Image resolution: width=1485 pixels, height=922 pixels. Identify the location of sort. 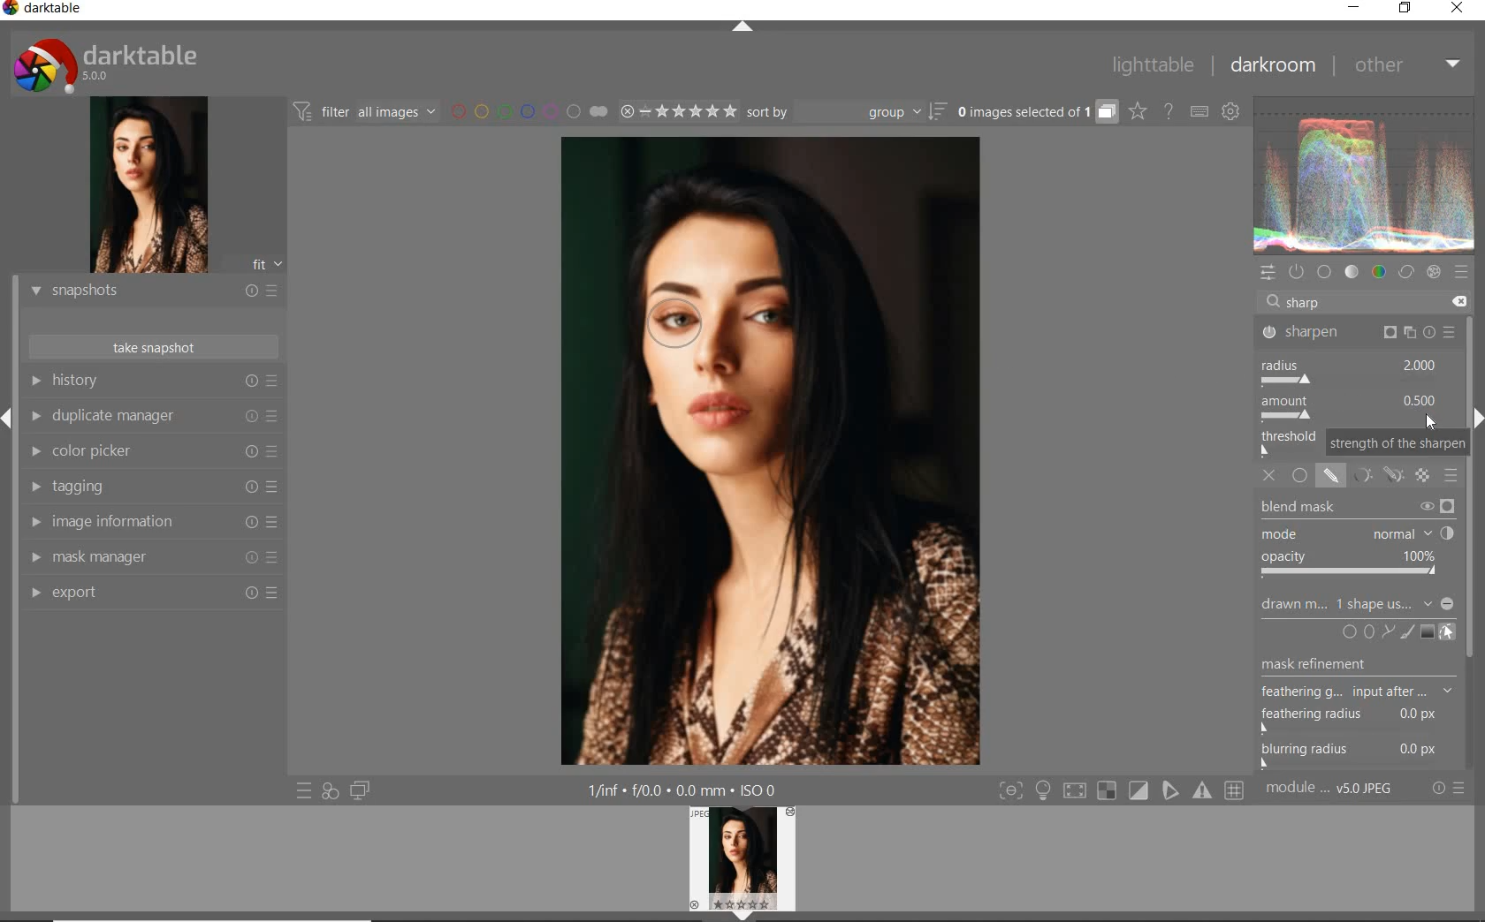
(847, 111).